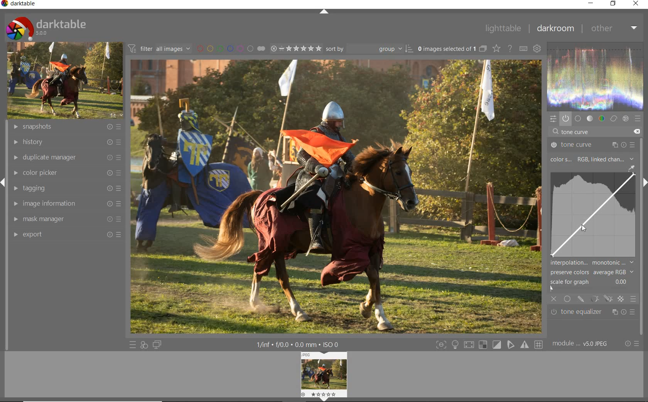  Describe the element at coordinates (143, 345) in the screenshot. I see `quick access for applying any of your styles` at that location.